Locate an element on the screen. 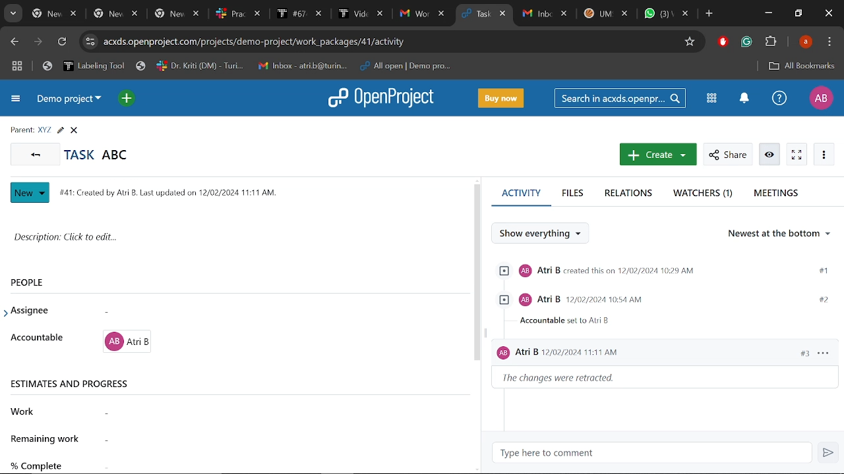 This screenshot has height=474, width=844. Total amount of work is located at coordinates (263, 412).